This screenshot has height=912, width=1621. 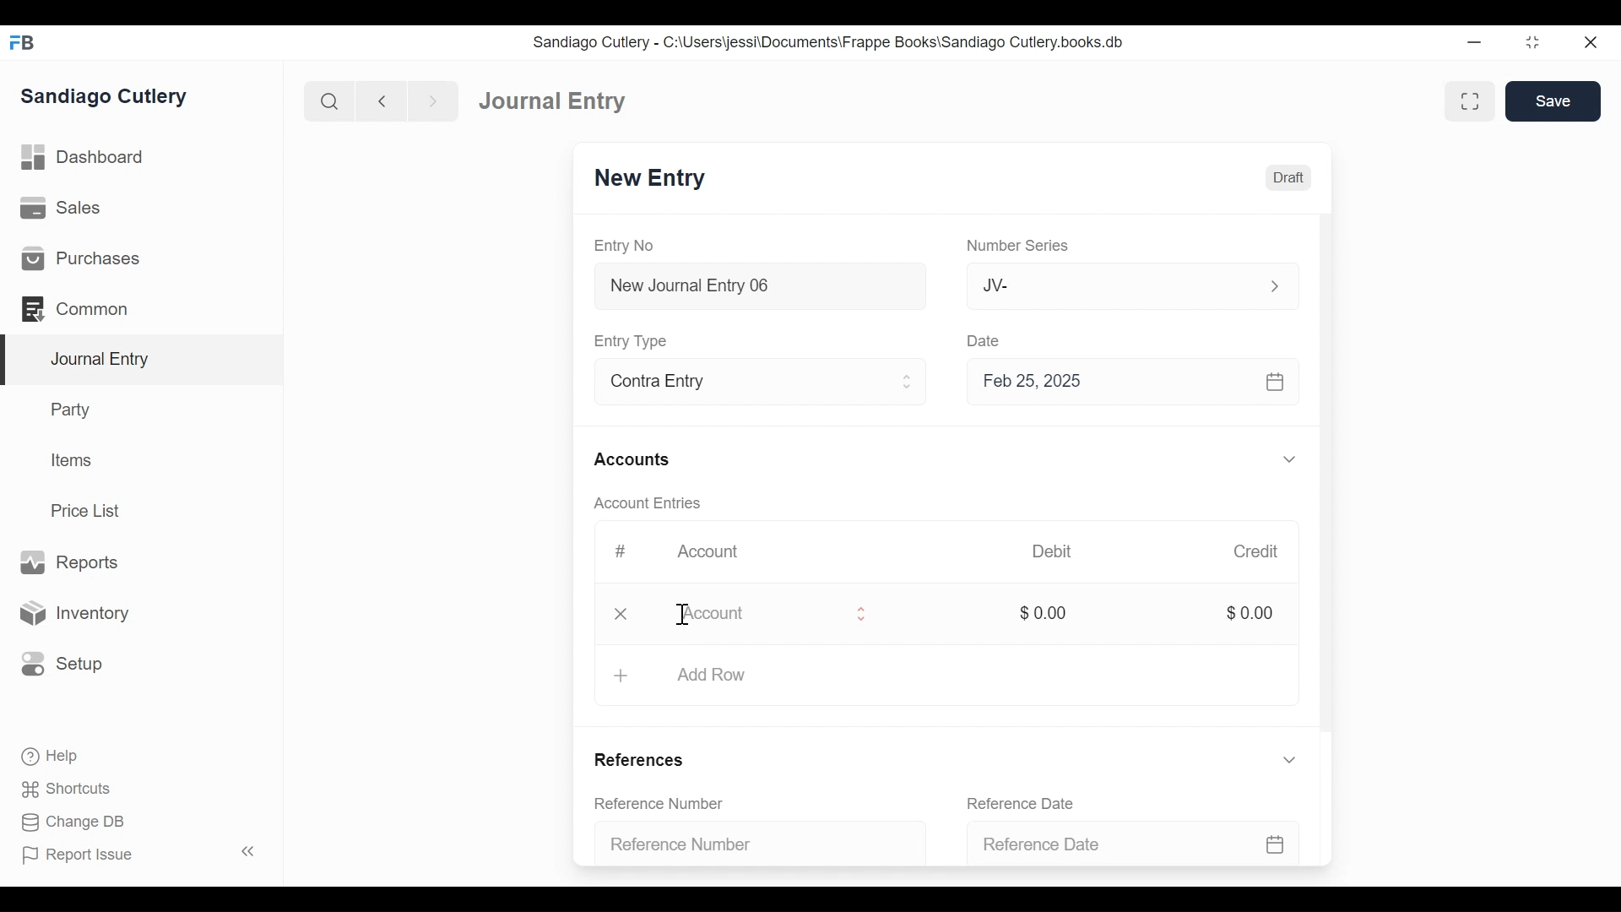 What do you see at coordinates (1029, 803) in the screenshot?
I see `Reference Date` at bounding box center [1029, 803].